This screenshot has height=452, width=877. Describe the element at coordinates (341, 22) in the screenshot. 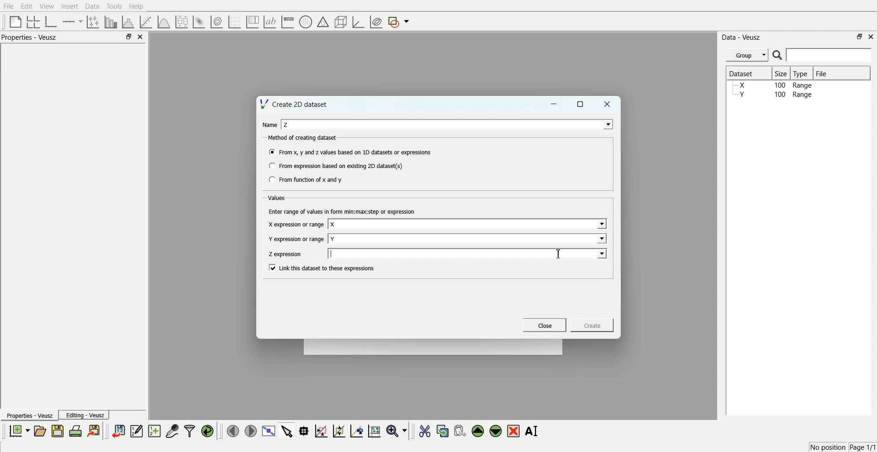

I see `3D Scene` at that location.